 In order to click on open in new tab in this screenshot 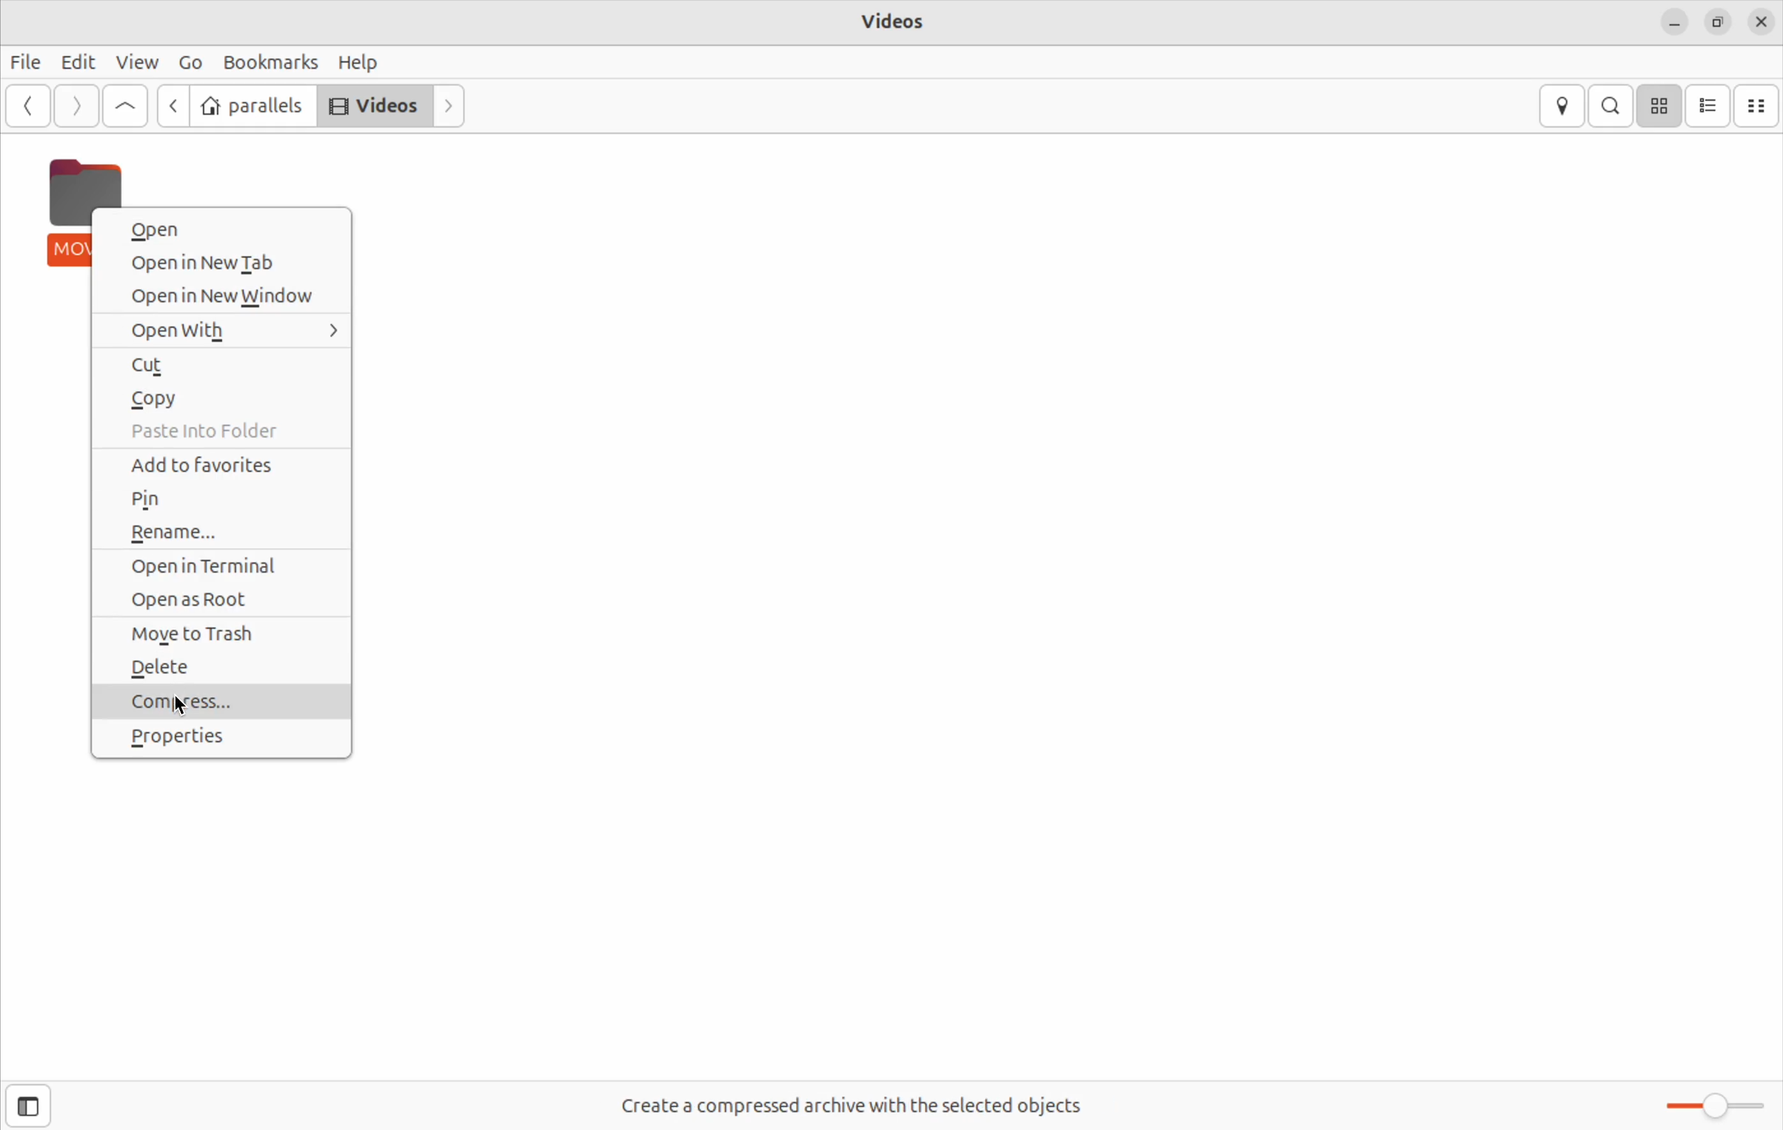, I will do `click(229, 260)`.